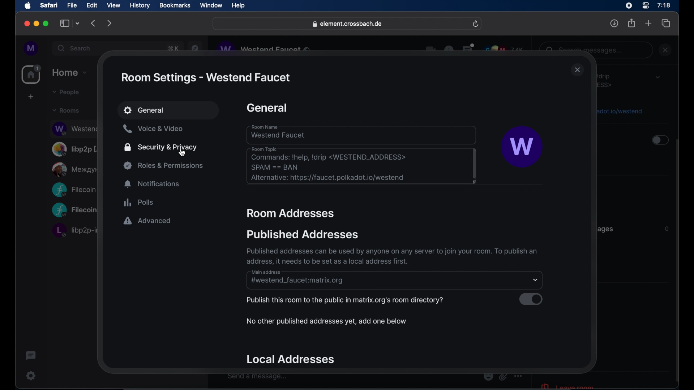  Describe the element at coordinates (110, 23) in the screenshot. I see `forward` at that location.